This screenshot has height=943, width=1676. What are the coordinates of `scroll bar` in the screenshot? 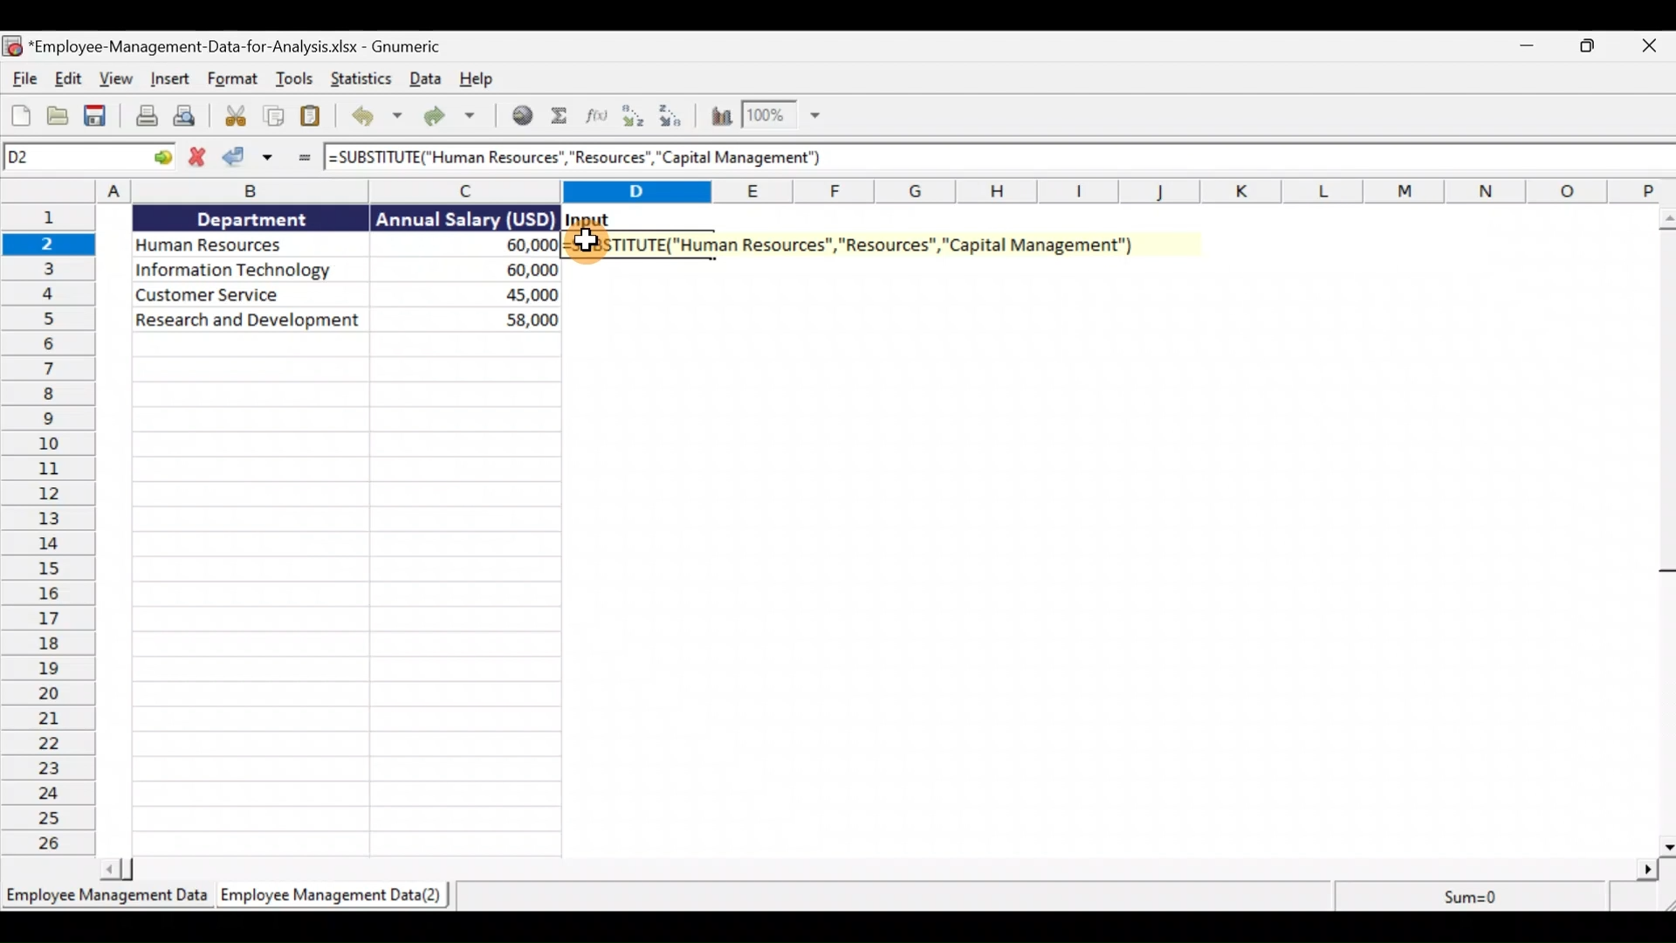 It's located at (1664, 531).